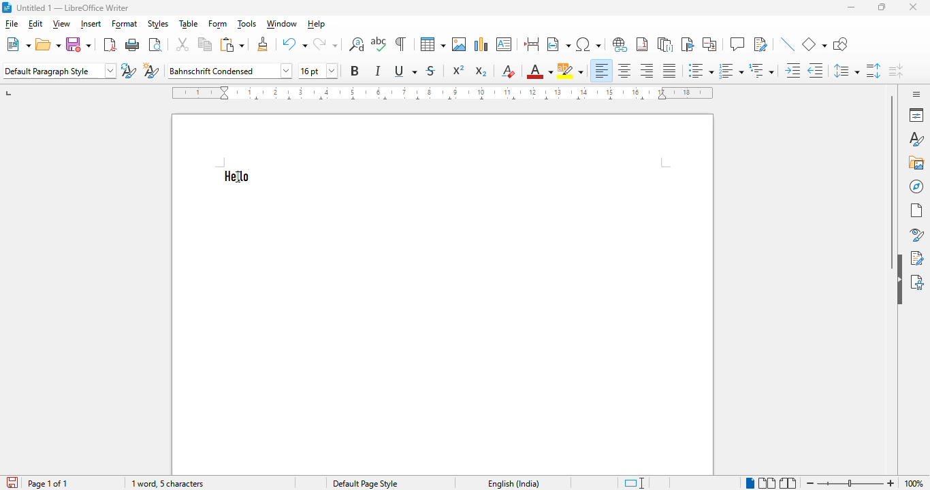  I want to click on font size, so click(319, 71).